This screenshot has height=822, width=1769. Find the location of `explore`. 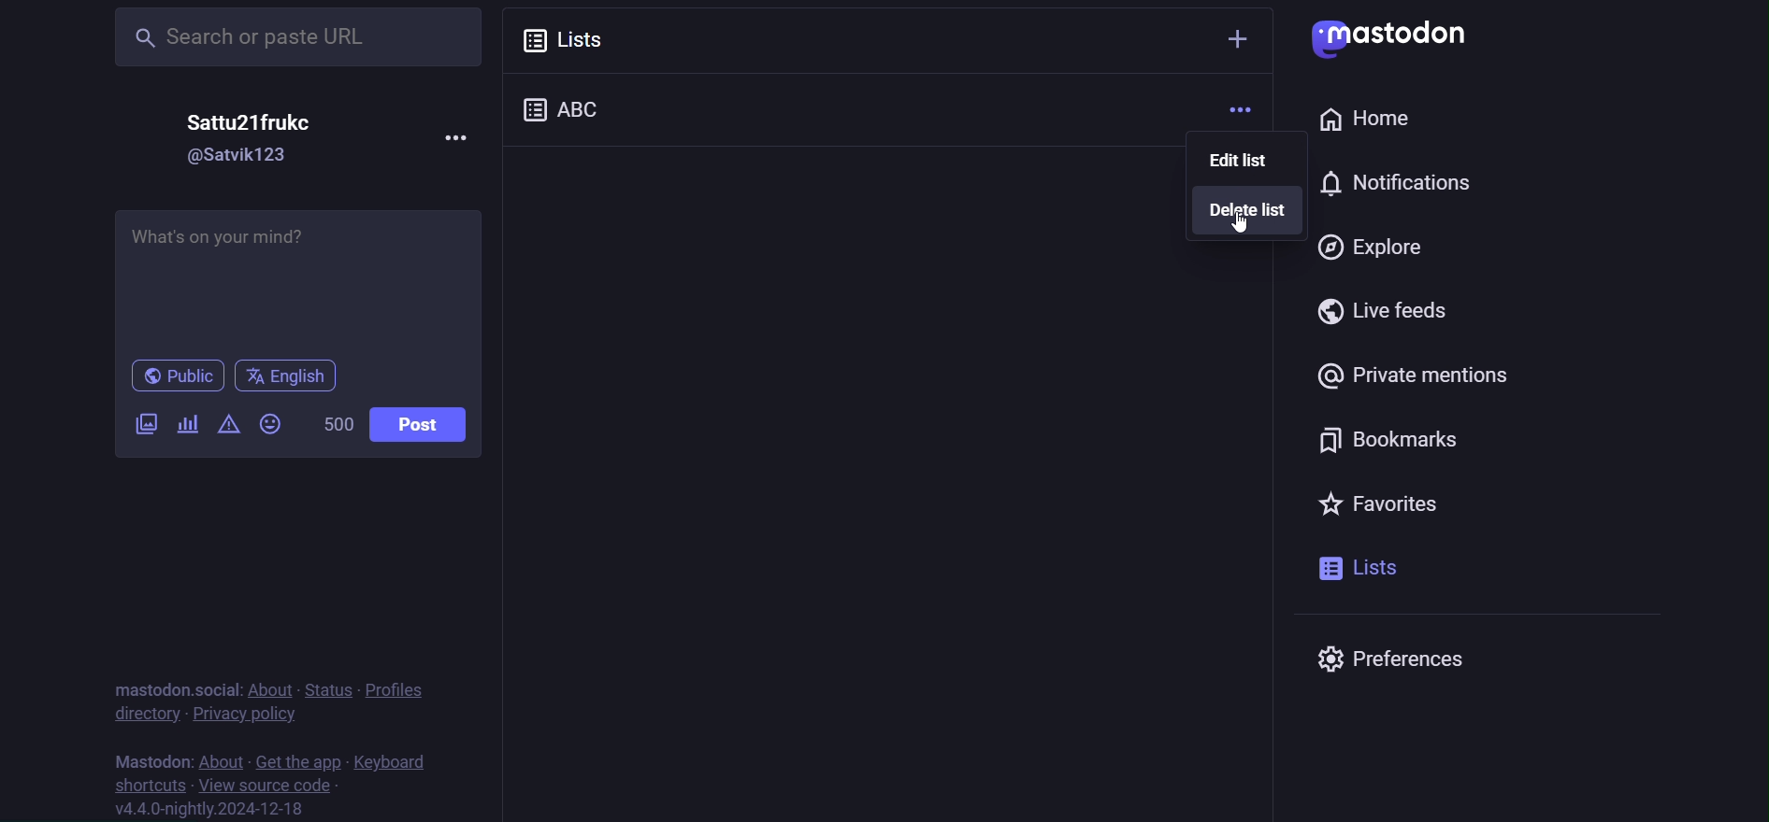

explore is located at coordinates (1371, 244).